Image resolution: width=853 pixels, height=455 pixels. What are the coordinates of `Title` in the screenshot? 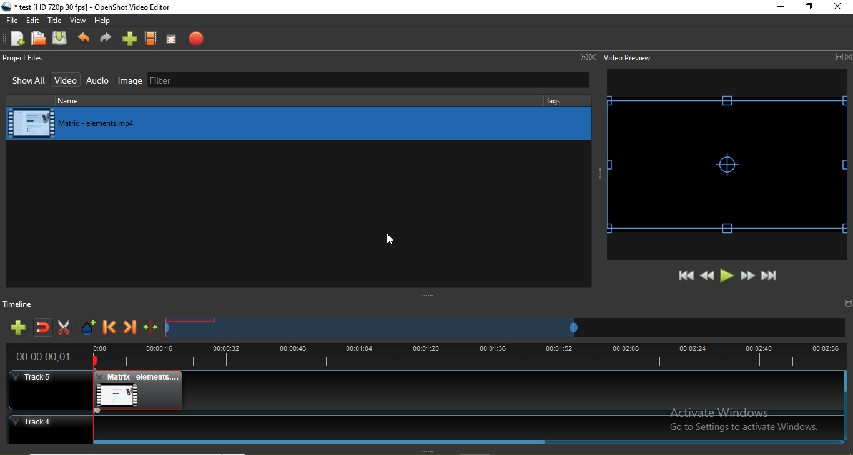 It's located at (56, 21).